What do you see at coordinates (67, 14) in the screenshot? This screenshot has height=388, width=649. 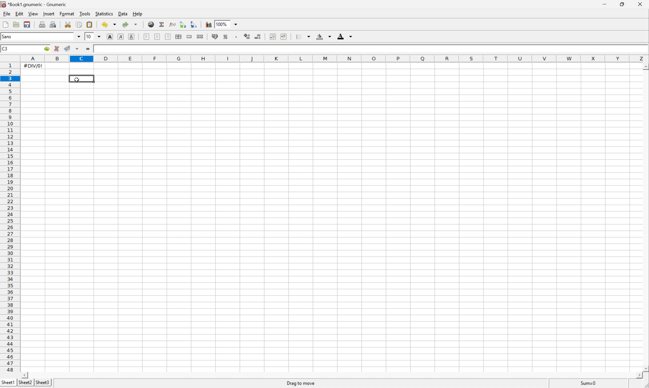 I see `Format` at bounding box center [67, 14].